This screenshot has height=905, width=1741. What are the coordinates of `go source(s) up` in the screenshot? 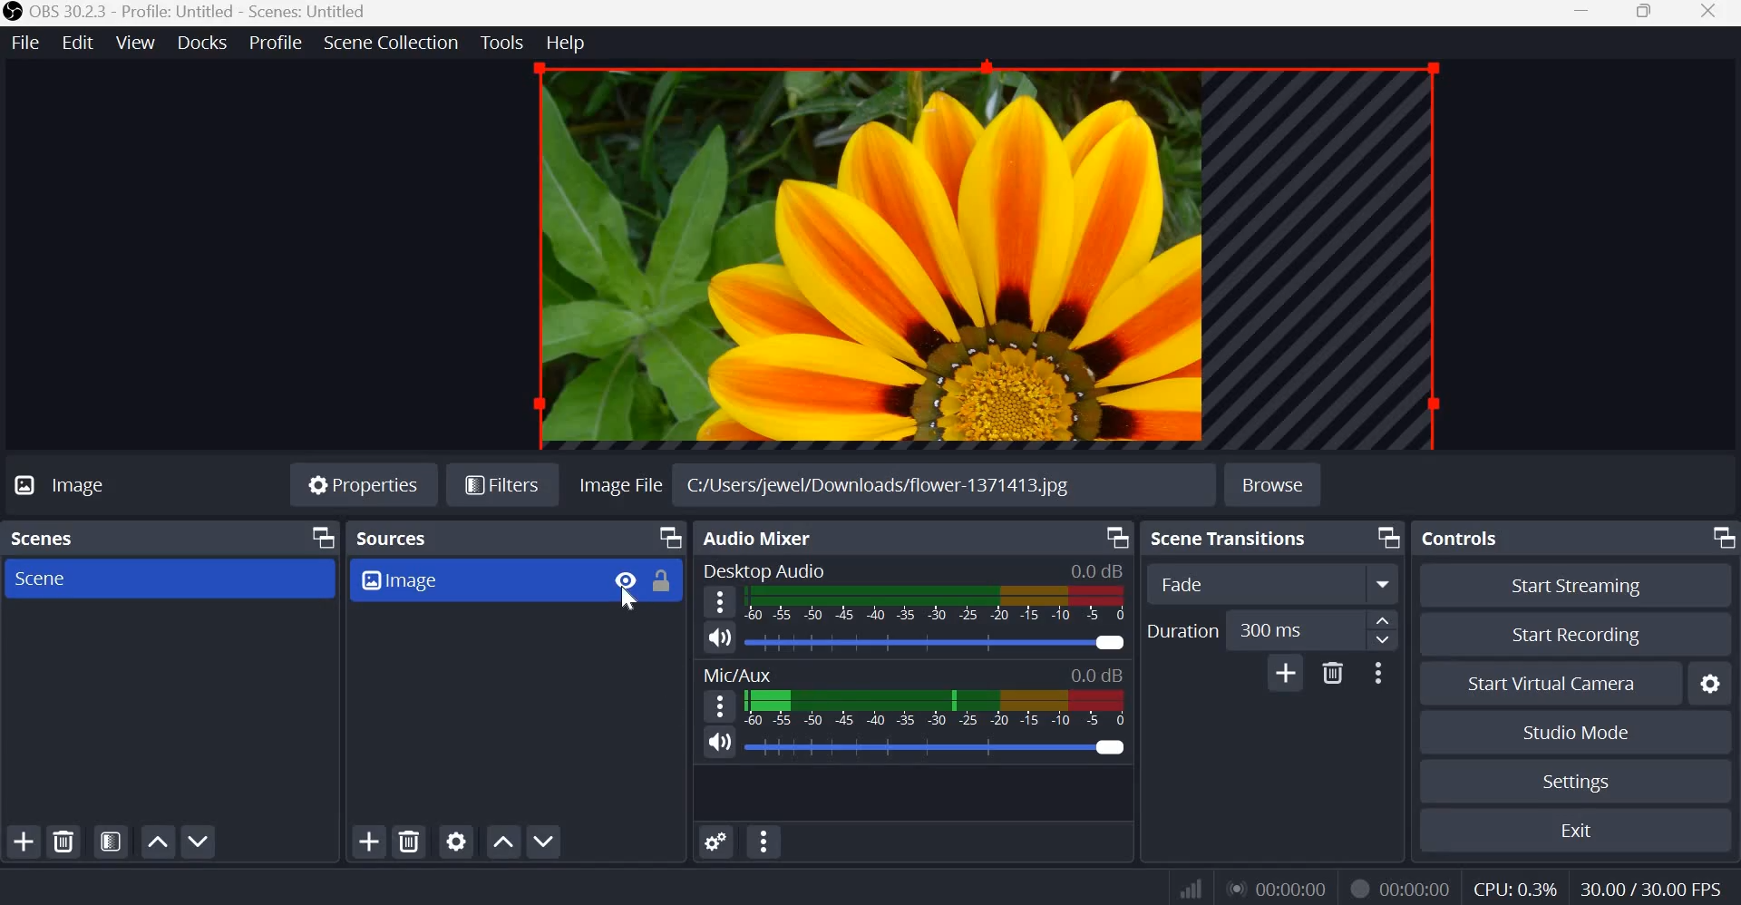 It's located at (501, 842).